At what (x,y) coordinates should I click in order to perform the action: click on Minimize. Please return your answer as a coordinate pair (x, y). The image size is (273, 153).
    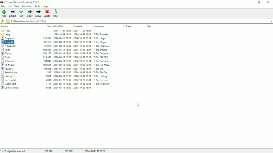
    Looking at the image, I should click on (250, 2).